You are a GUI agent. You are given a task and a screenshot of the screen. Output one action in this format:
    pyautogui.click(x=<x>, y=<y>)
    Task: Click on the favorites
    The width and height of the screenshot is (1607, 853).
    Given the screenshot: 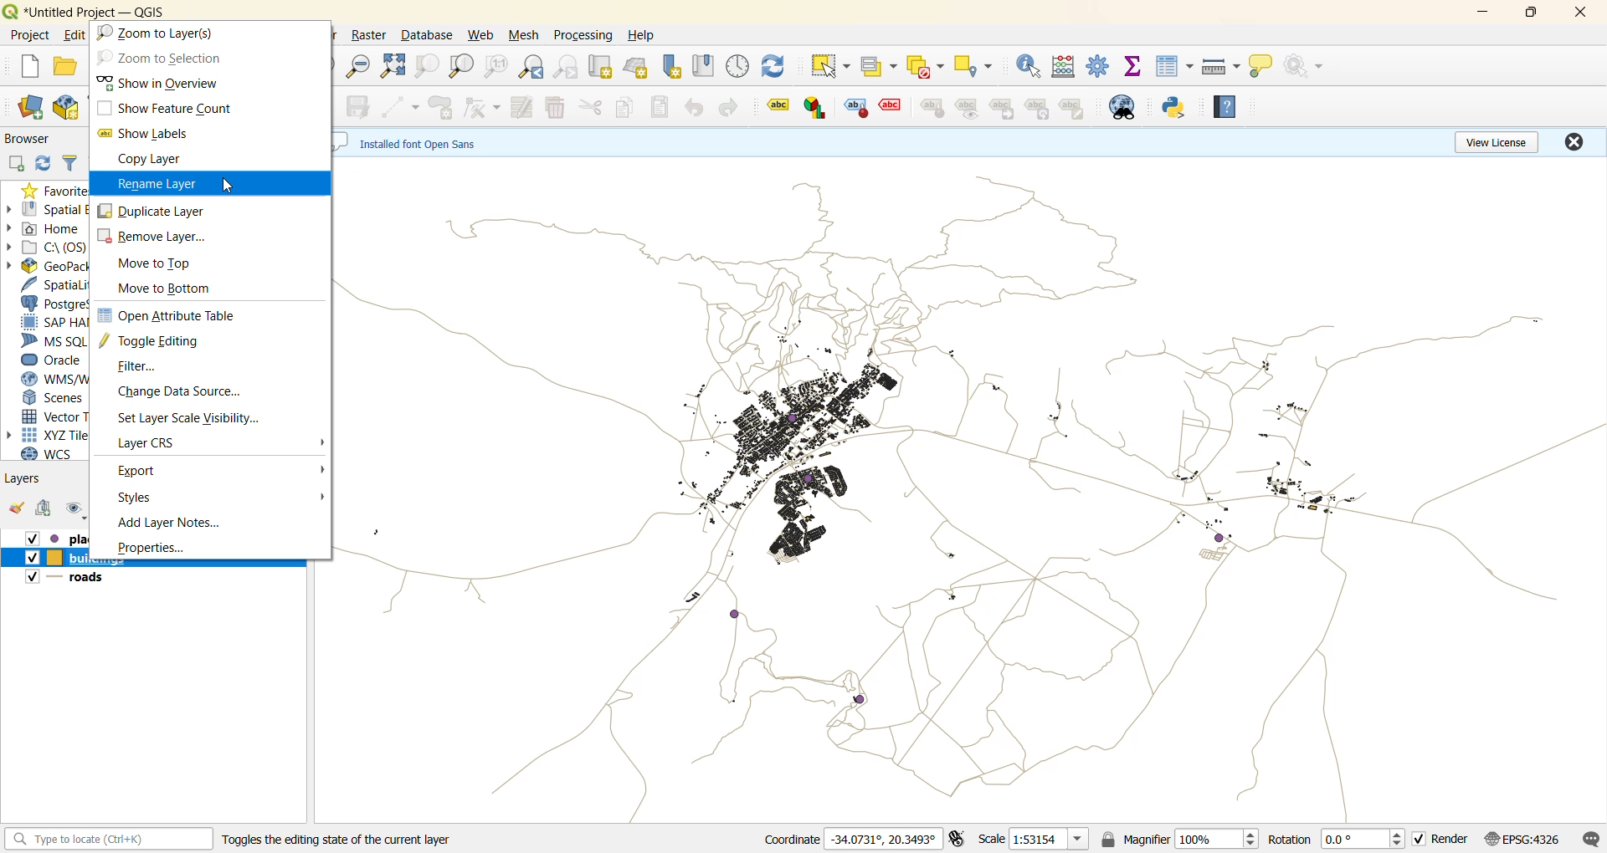 What is the action you would take?
    pyautogui.click(x=53, y=192)
    